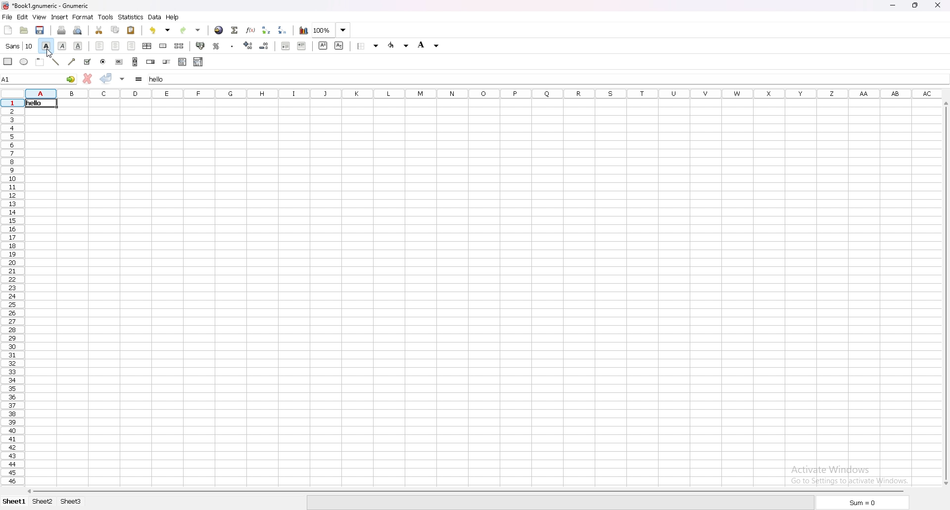  I want to click on background, so click(400, 45).